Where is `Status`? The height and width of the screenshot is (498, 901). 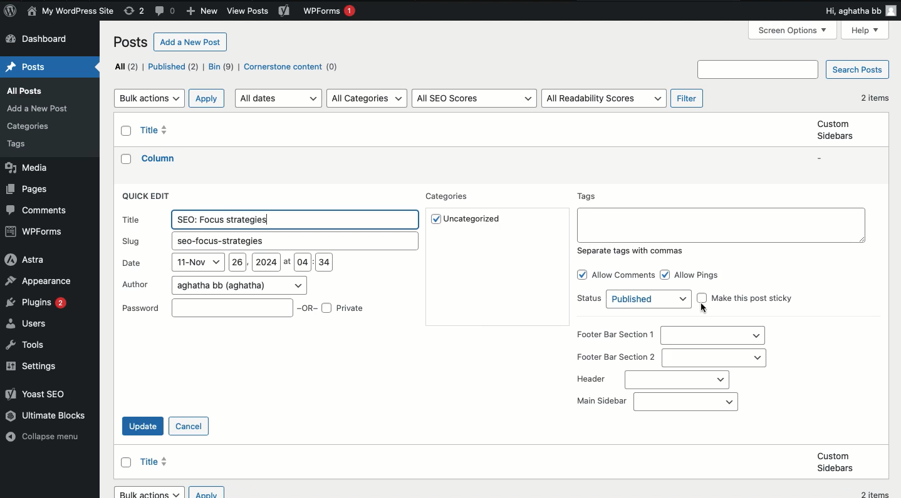 Status is located at coordinates (589, 298).